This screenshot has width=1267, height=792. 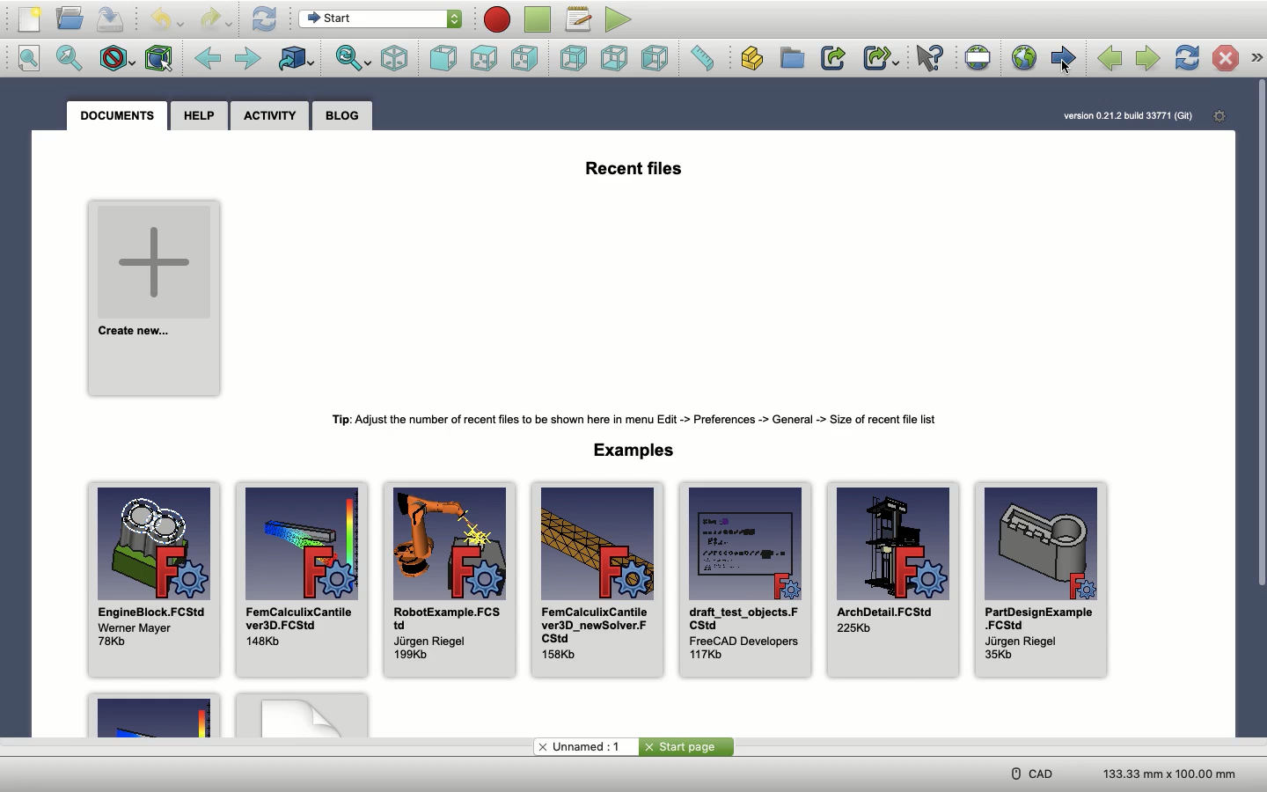 I want to click on Start page project, so click(x=687, y=747).